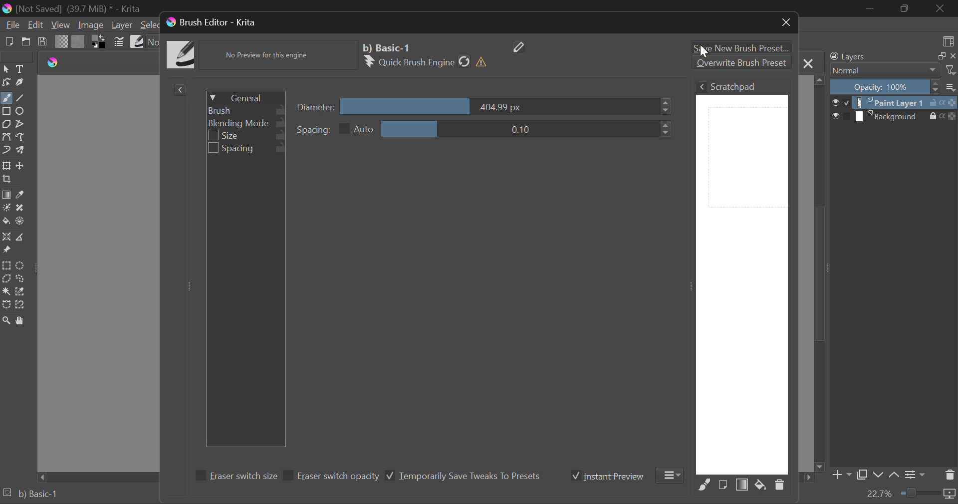  I want to click on Copy Layer, so click(863, 475).